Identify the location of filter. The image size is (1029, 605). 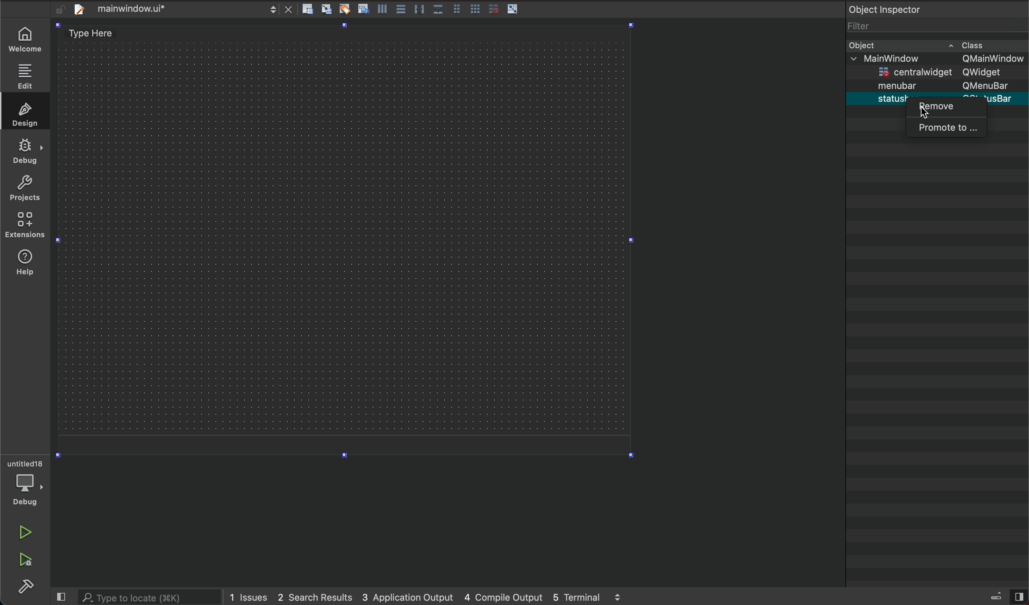
(856, 26).